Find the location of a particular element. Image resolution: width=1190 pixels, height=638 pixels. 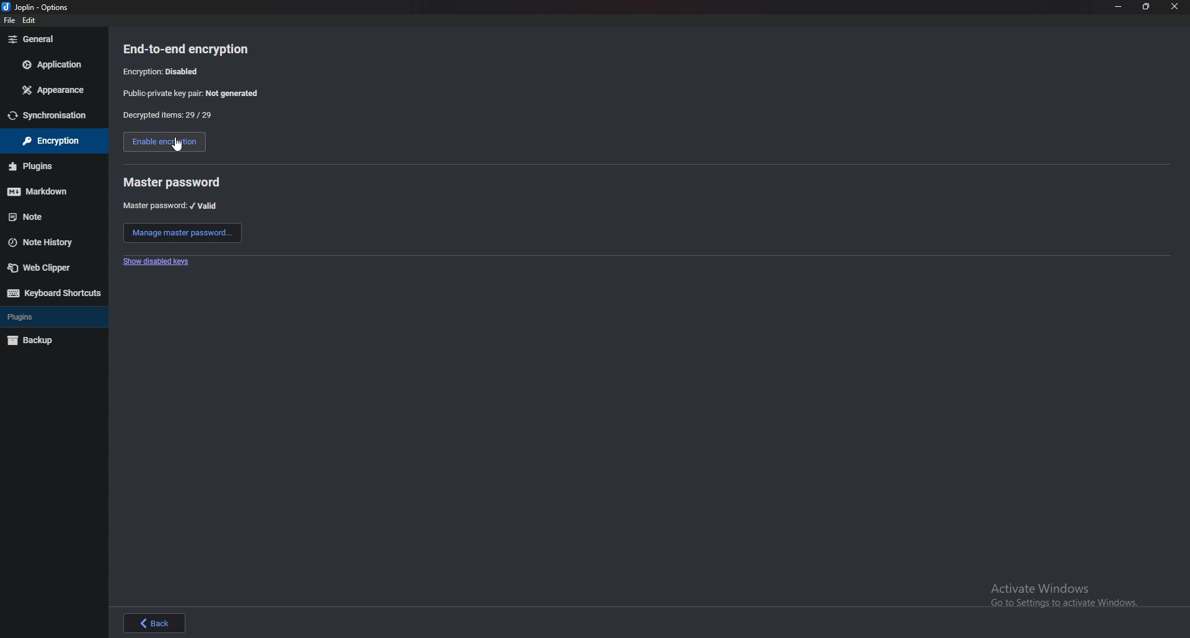

master password valid is located at coordinates (172, 206).